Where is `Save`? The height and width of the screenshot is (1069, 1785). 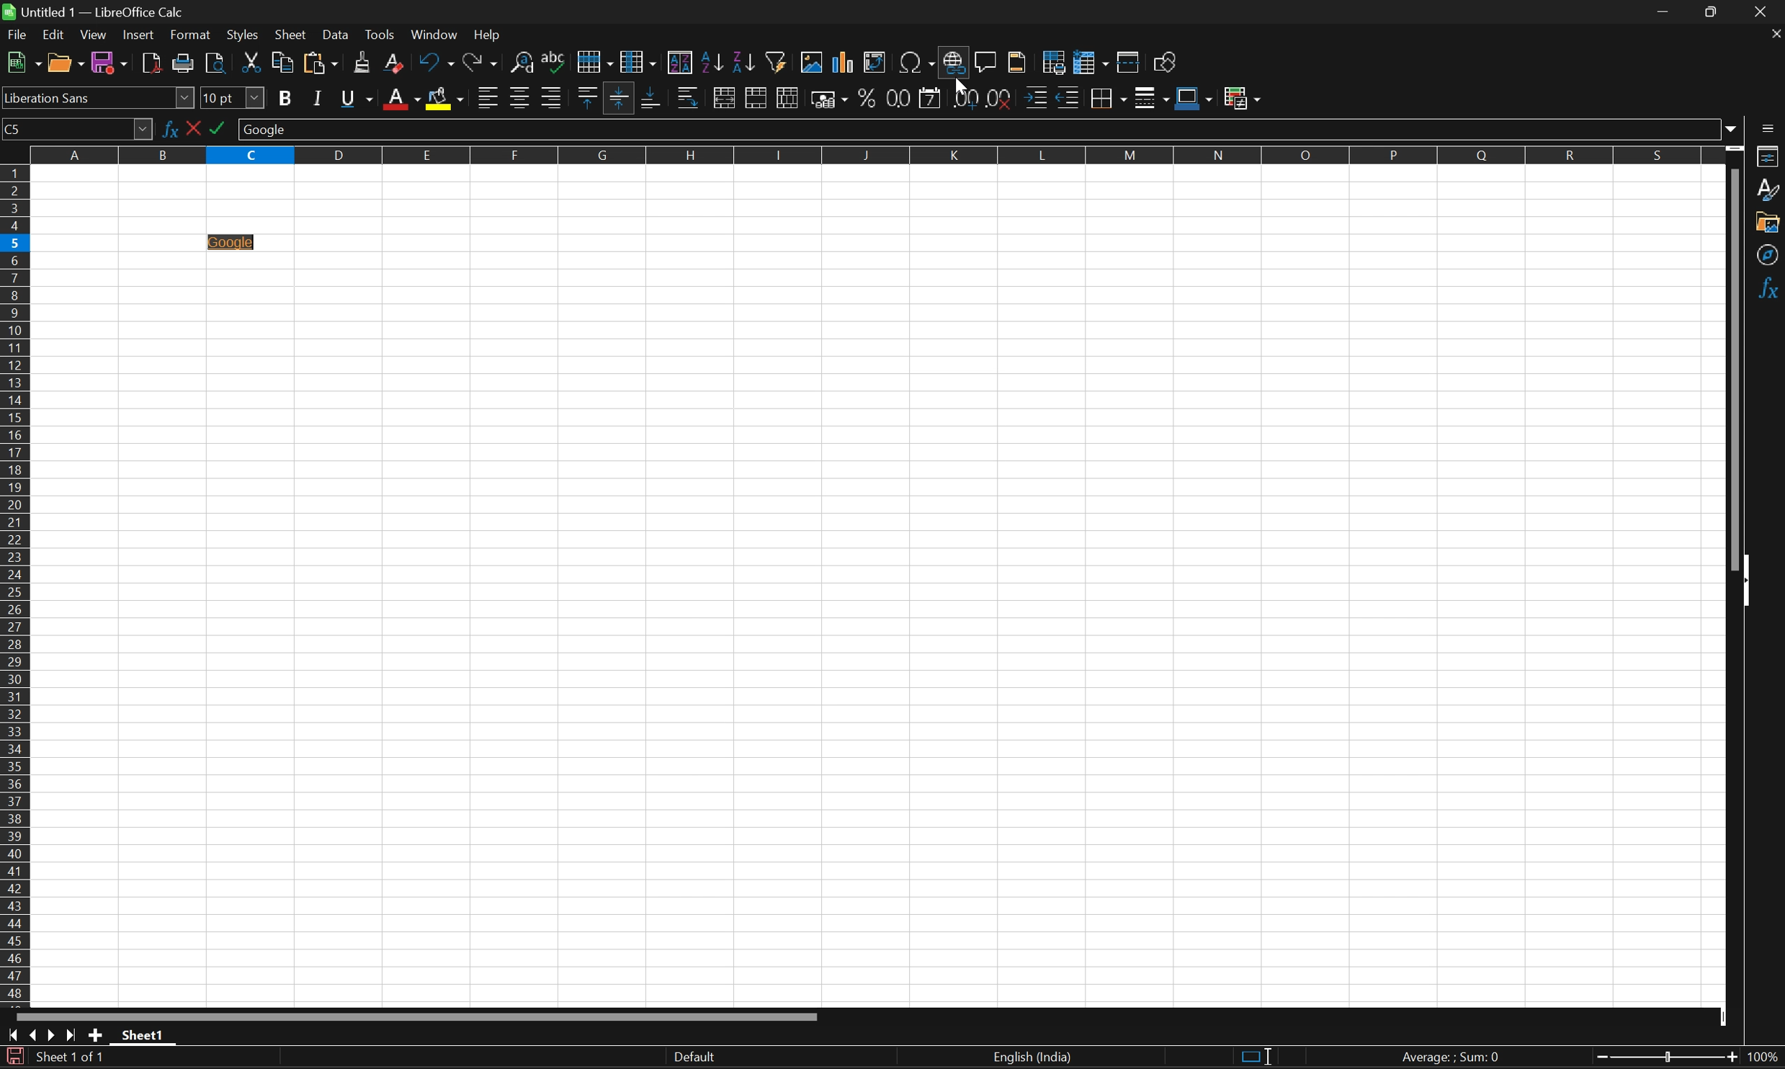
Save is located at coordinates (109, 61).